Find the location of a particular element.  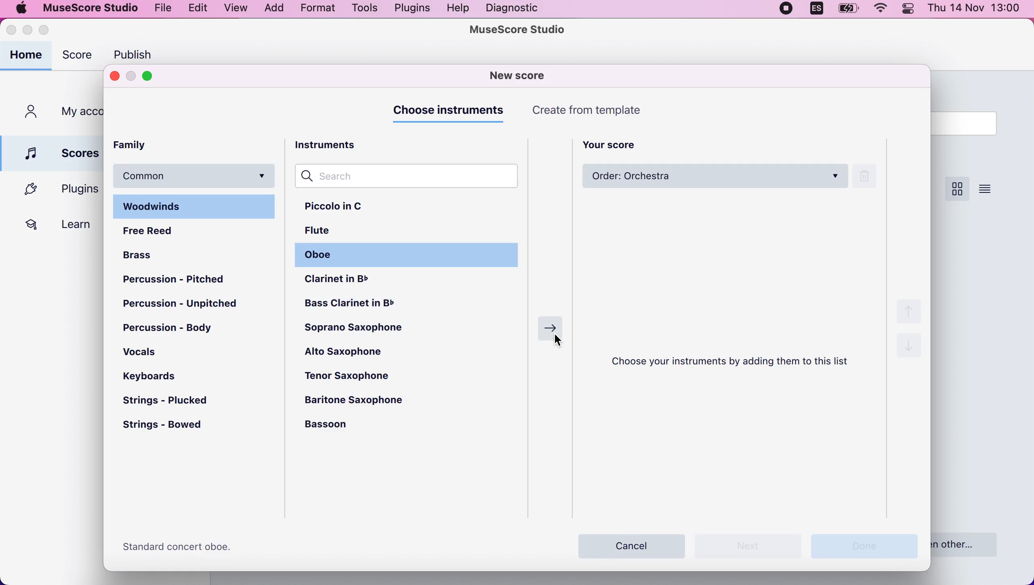

alto saxophone is located at coordinates (351, 353).